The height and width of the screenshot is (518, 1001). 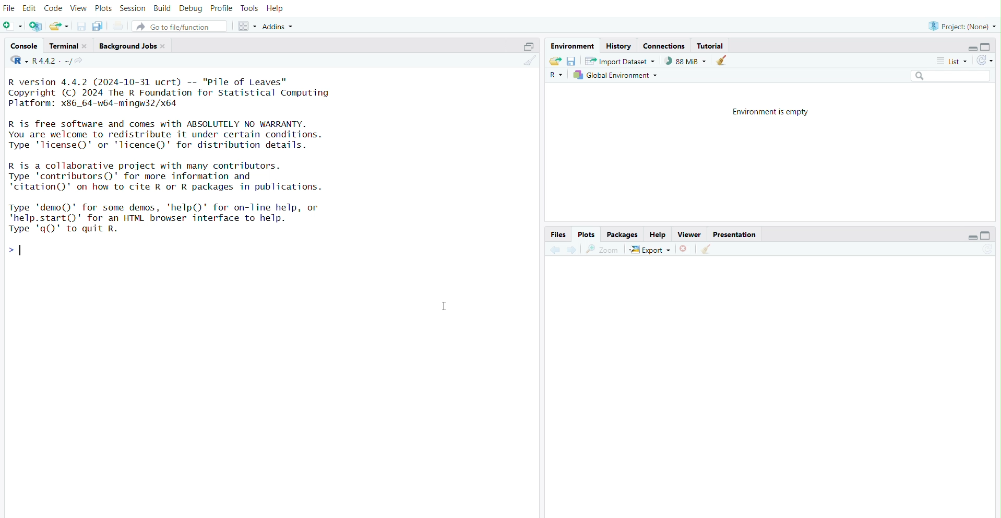 I want to click on packages, so click(x=622, y=234).